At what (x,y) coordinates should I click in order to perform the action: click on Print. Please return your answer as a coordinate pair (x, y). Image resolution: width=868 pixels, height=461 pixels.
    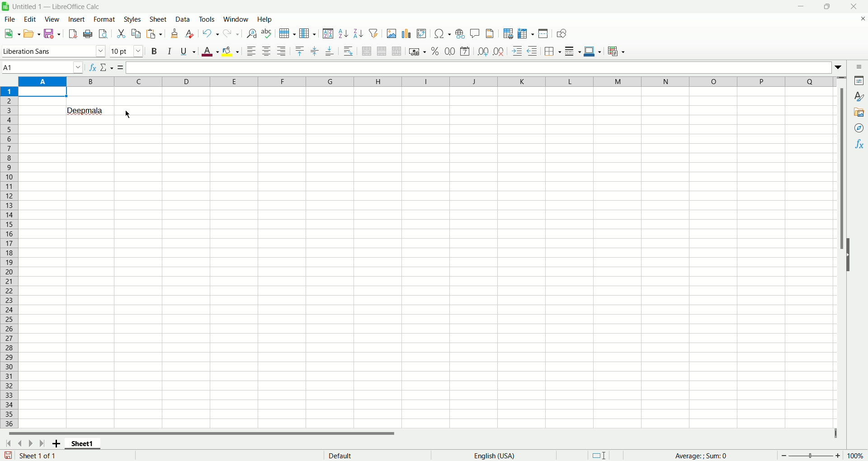
    Looking at the image, I should click on (88, 34).